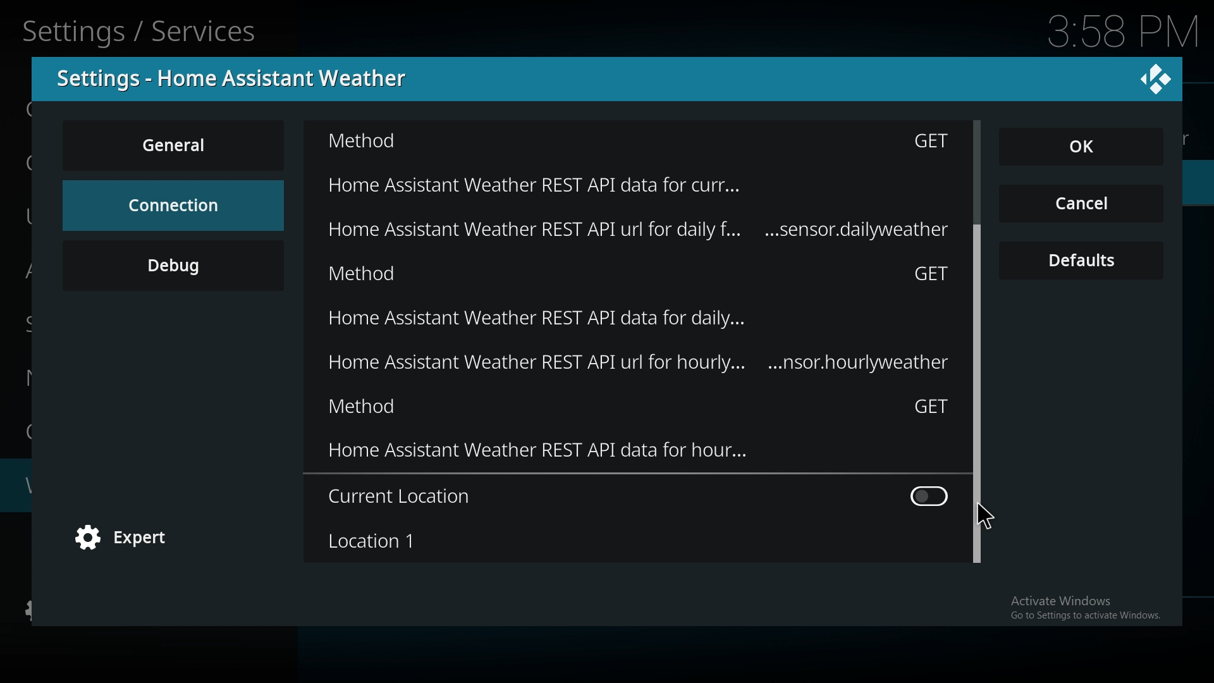 The width and height of the screenshot is (1214, 683). What do you see at coordinates (1082, 261) in the screenshot?
I see `defaults` at bounding box center [1082, 261].